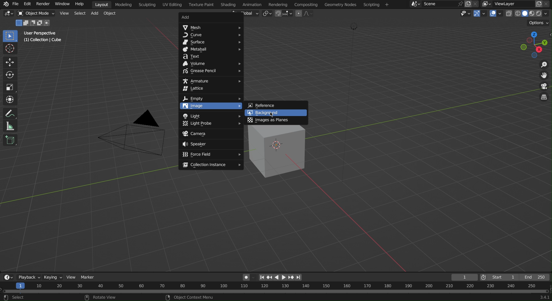 The image size is (552, 301). What do you see at coordinates (465, 13) in the screenshot?
I see `View Objects Type` at bounding box center [465, 13].